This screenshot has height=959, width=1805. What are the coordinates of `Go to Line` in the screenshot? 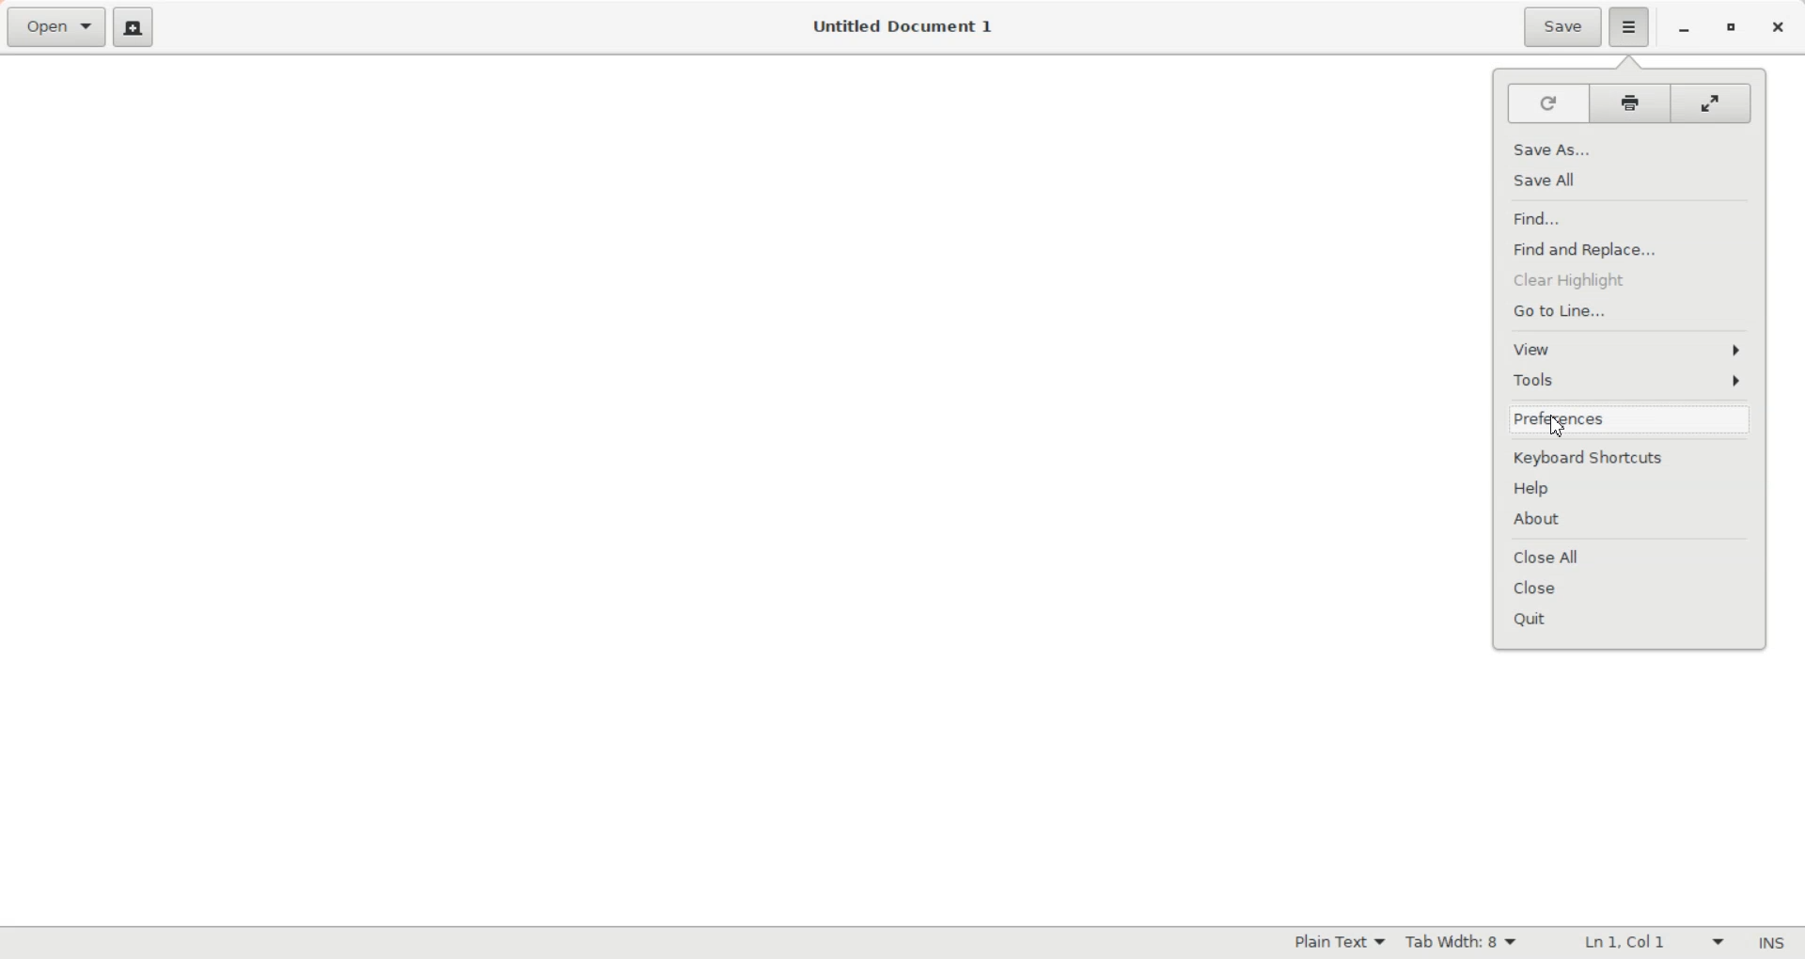 It's located at (1631, 307).